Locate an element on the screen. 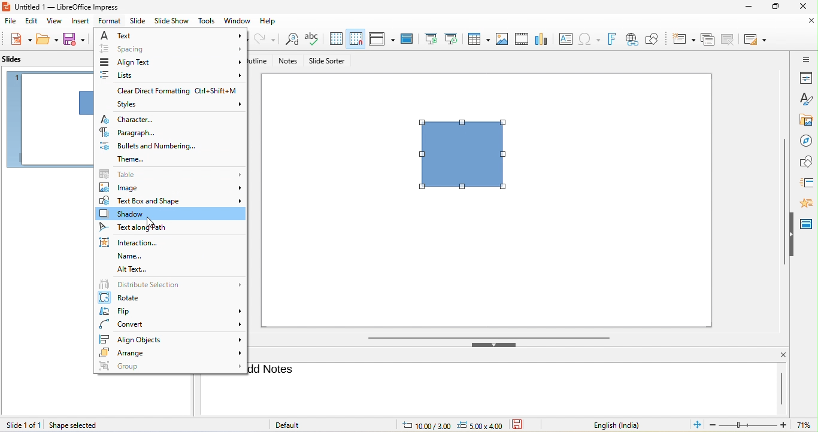 This screenshot has width=818, height=432. text box is located at coordinates (566, 38).